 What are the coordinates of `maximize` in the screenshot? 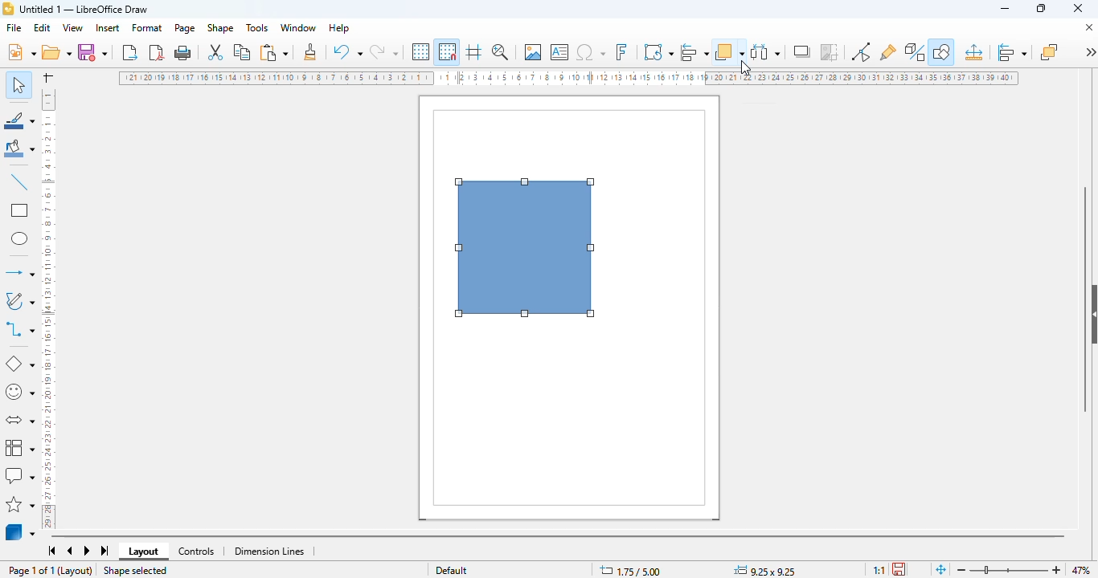 It's located at (1041, 8).